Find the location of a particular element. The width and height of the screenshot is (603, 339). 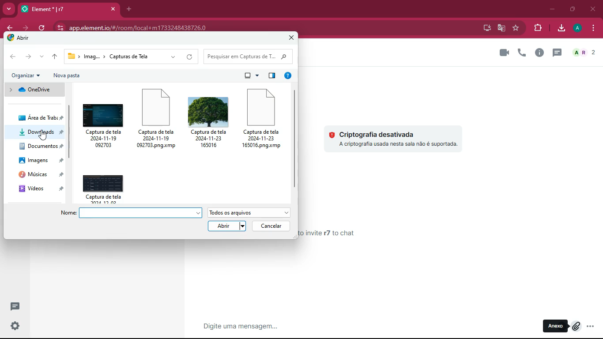

videocall is located at coordinates (504, 52).